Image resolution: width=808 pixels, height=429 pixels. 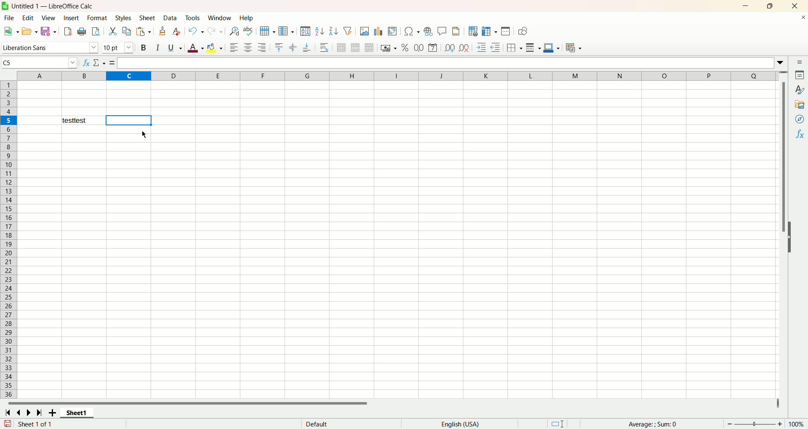 What do you see at coordinates (795, 6) in the screenshot?
I see `close` at bounding box center [795, 6].